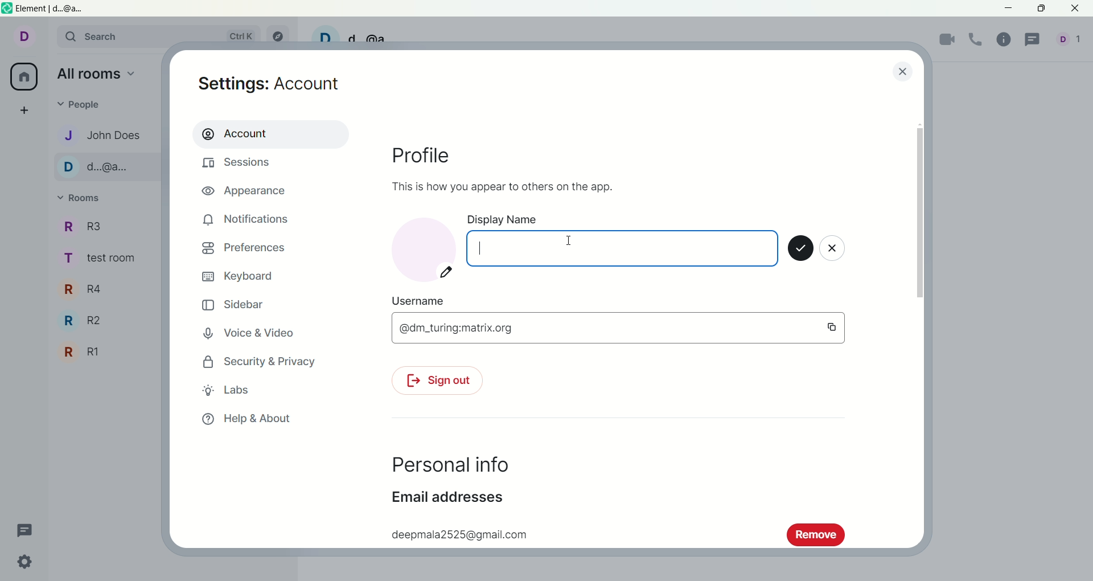 Image resolution: width=1093 pixels, height=581 pixels. What do you see at coordinates (22, 77) in the screenshot?
I see `all room` at bounding box center [22, 77].